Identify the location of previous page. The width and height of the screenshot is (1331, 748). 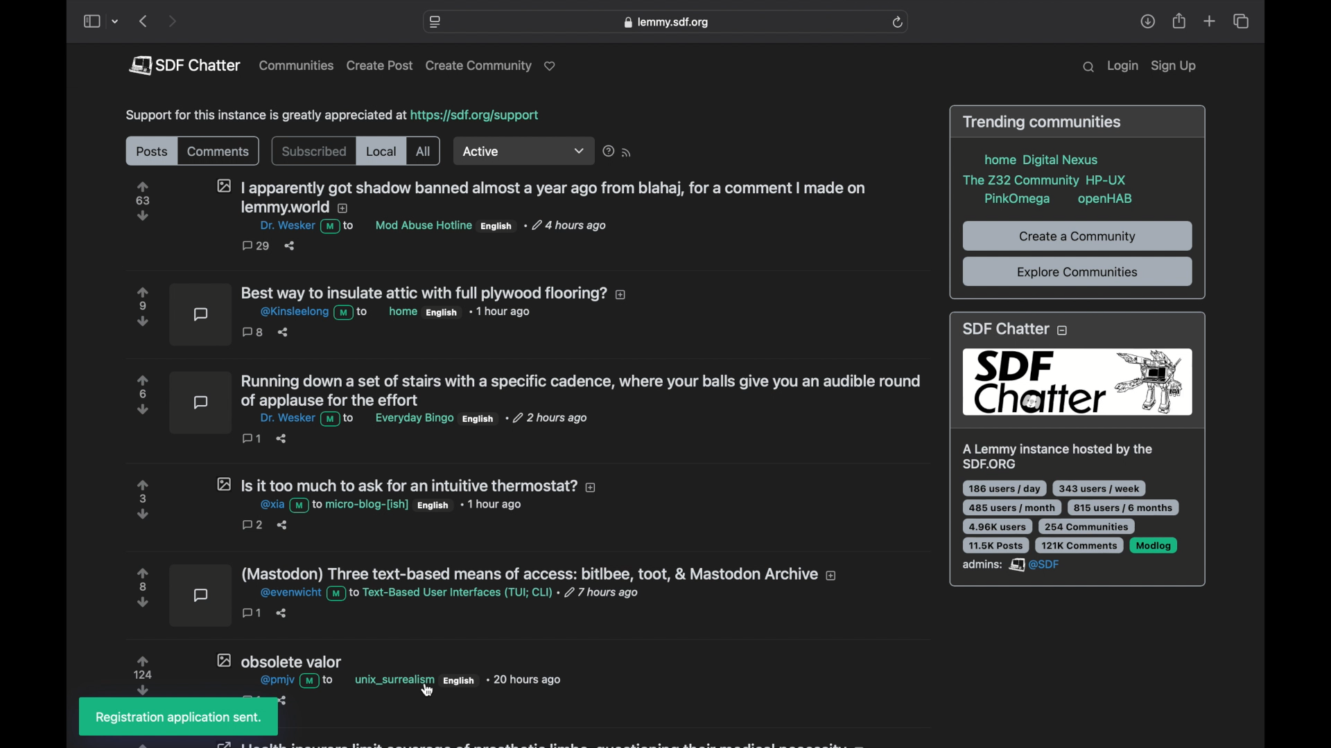
(143, 21).